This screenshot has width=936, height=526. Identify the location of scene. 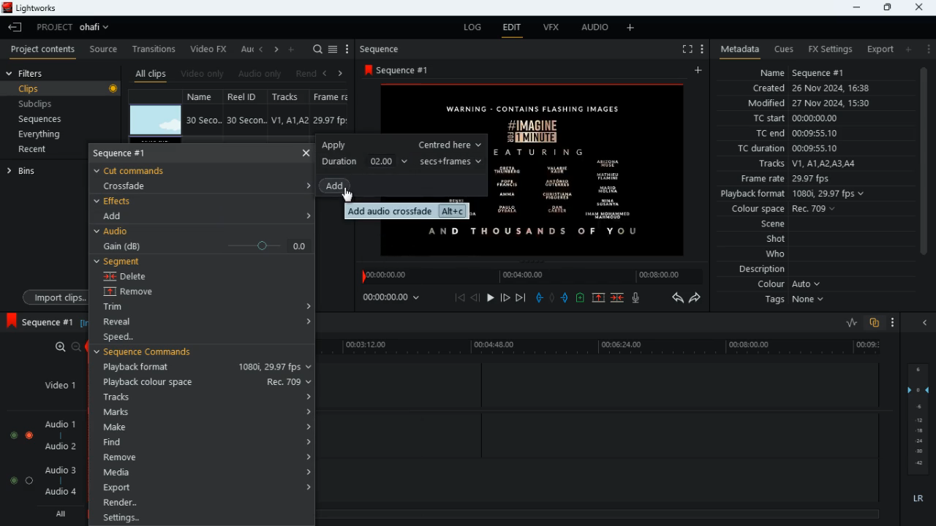
(774, 225).